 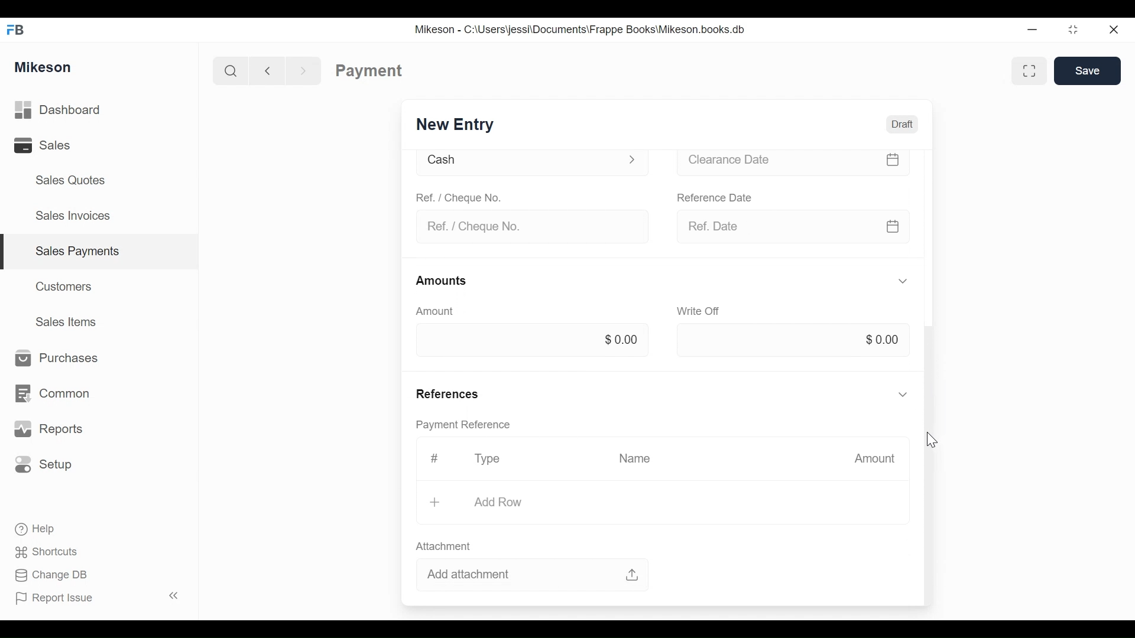 I want to click on Sales, so click(x=41, y=147).